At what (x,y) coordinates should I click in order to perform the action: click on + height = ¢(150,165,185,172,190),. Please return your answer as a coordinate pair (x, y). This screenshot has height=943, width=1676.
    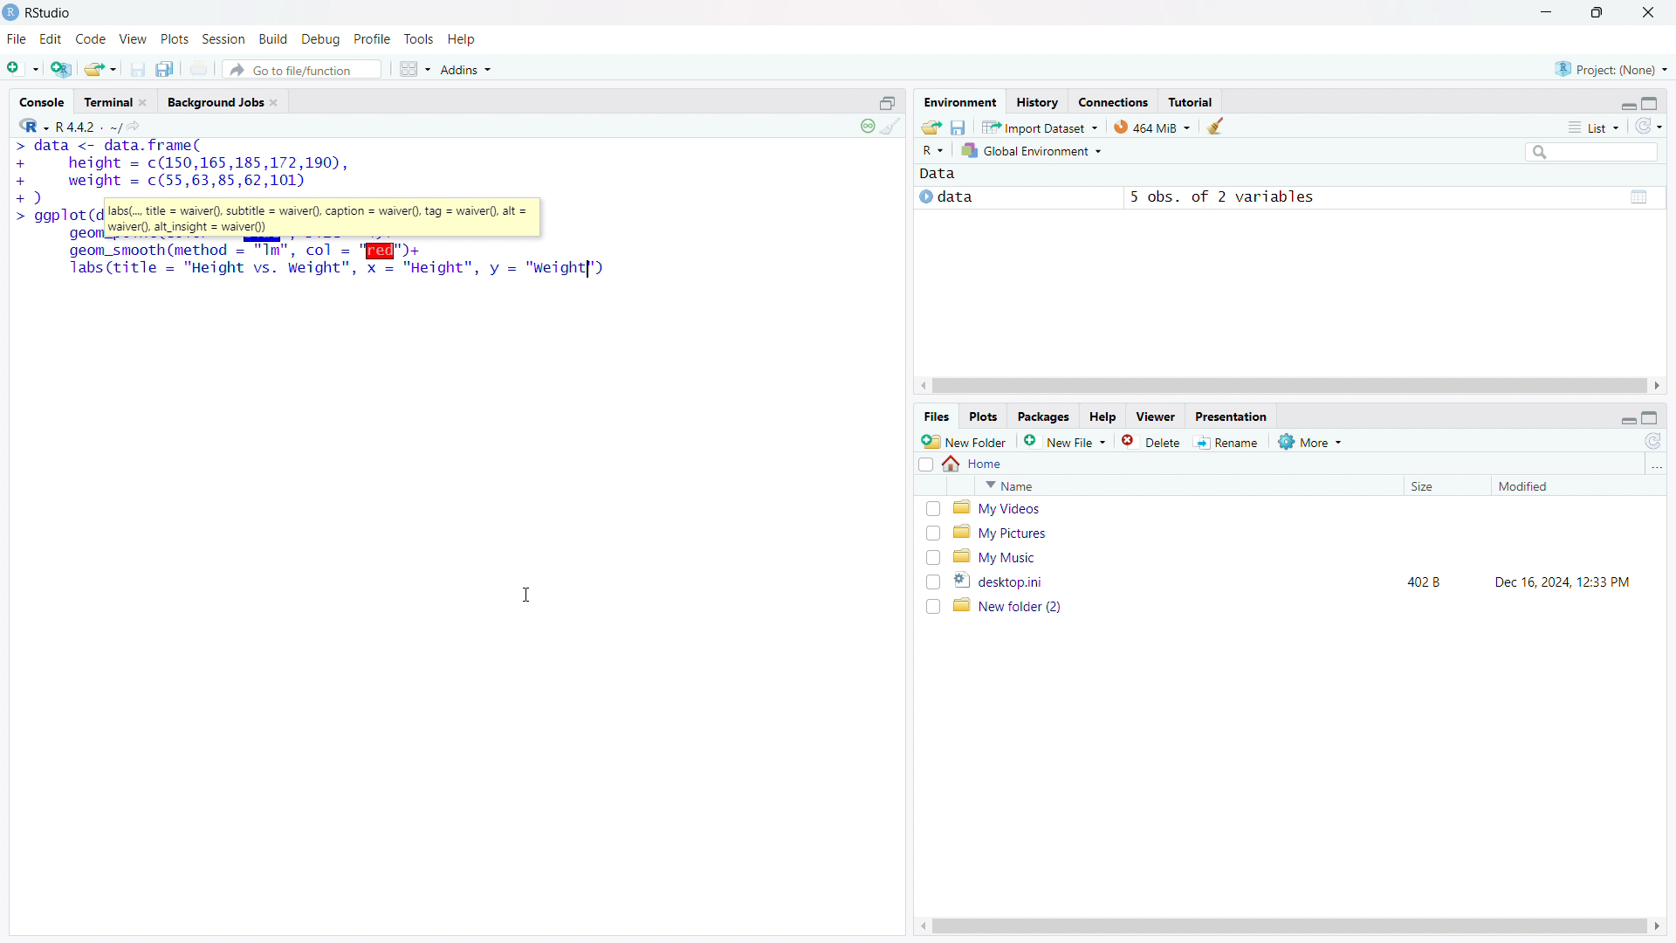
    Looking at the image, I should click on (182, 163).